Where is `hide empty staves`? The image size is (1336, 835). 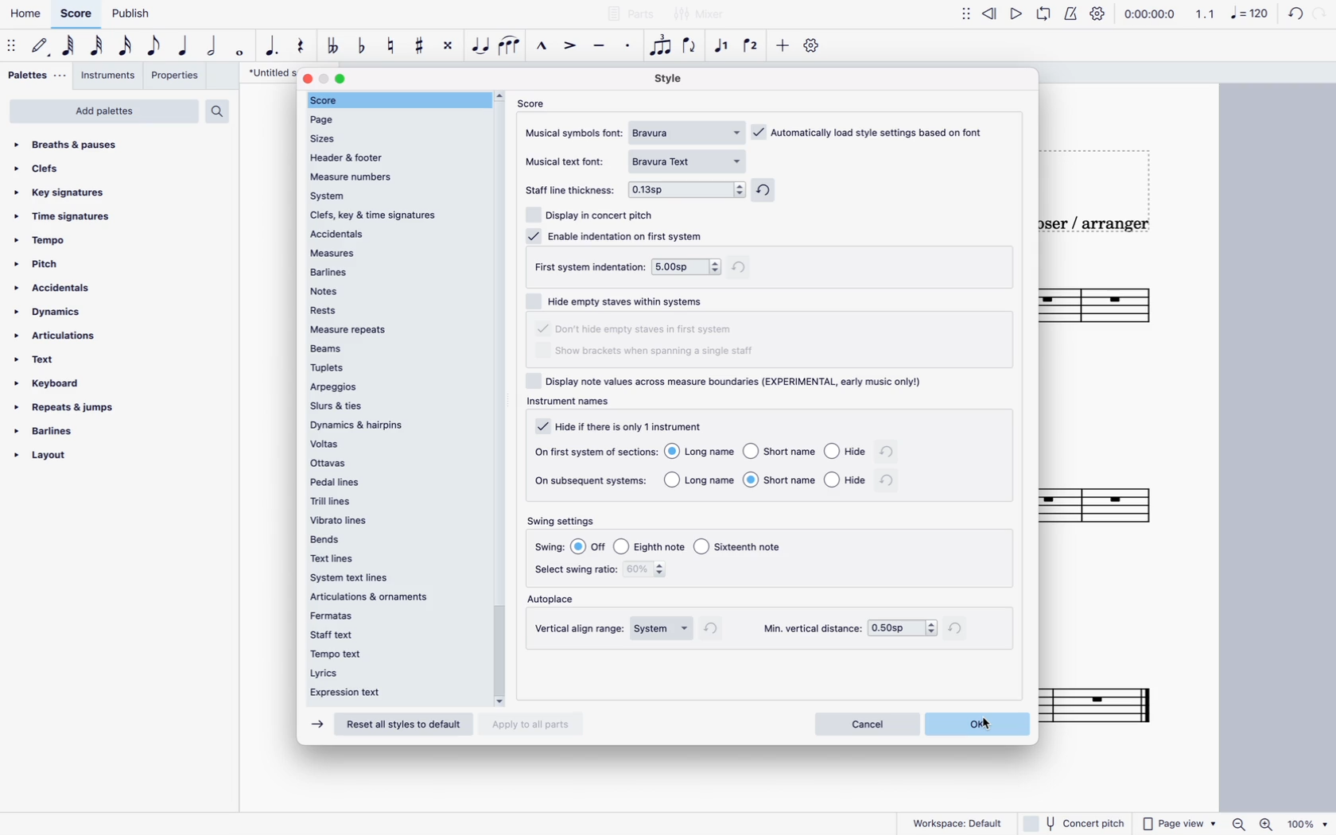 hide empty staves is located at coordinates (638, 330).